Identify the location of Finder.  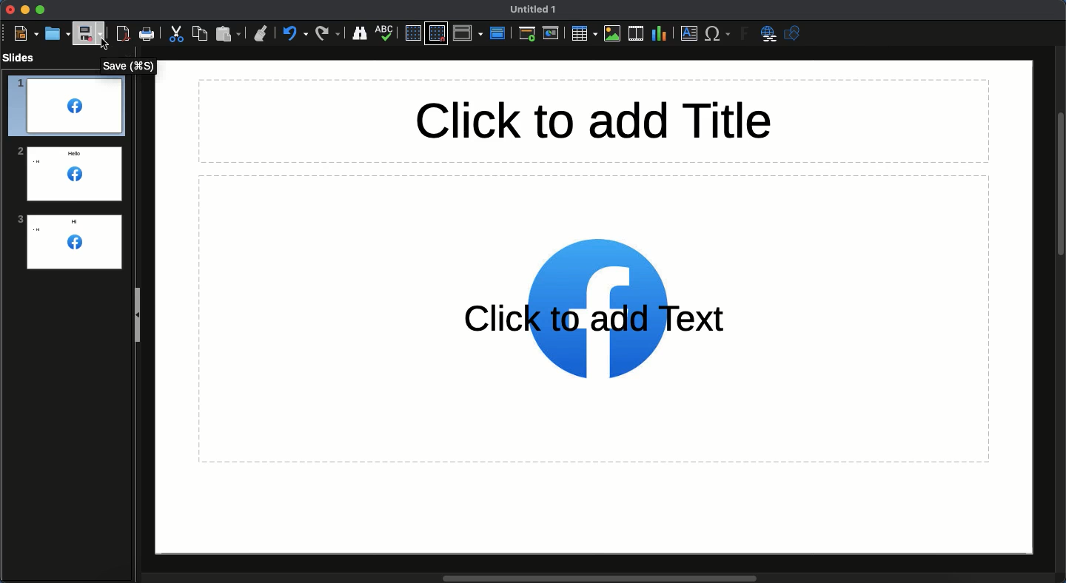
(359, 33).